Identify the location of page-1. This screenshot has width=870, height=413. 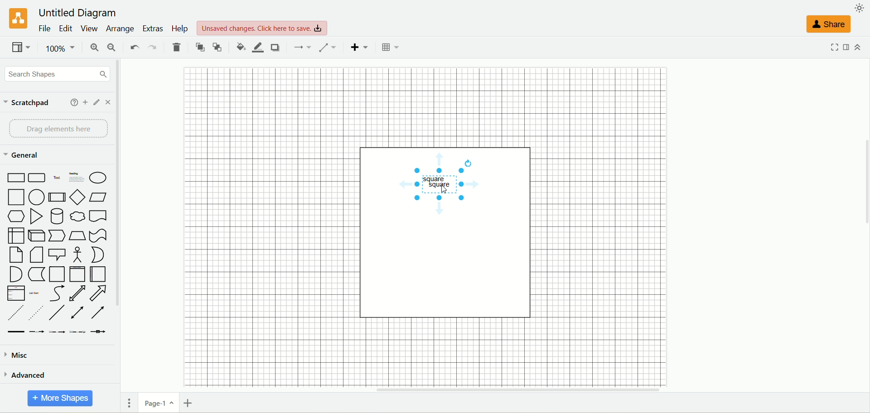
(159, 403).